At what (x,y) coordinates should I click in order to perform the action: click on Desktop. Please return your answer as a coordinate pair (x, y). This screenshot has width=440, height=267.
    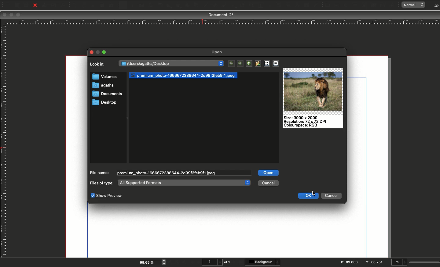
    Looking at the image, I should click on (105, 102).